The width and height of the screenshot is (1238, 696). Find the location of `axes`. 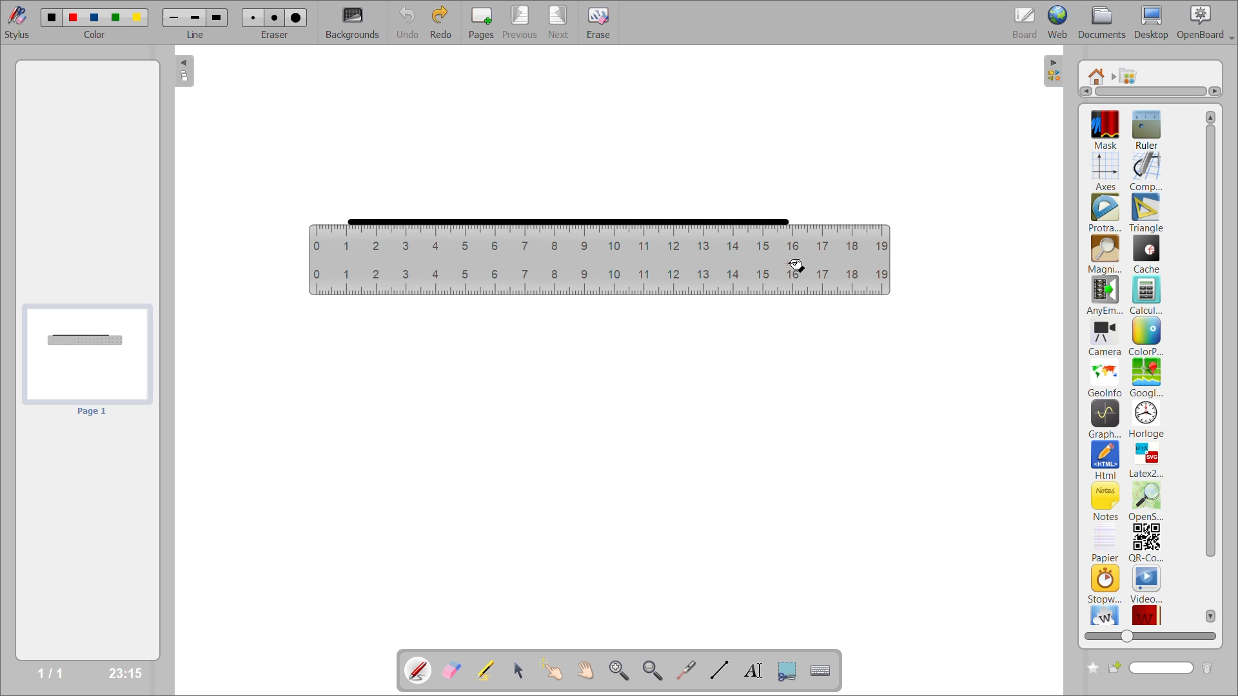

axes is located at coordinates (1108, 169).